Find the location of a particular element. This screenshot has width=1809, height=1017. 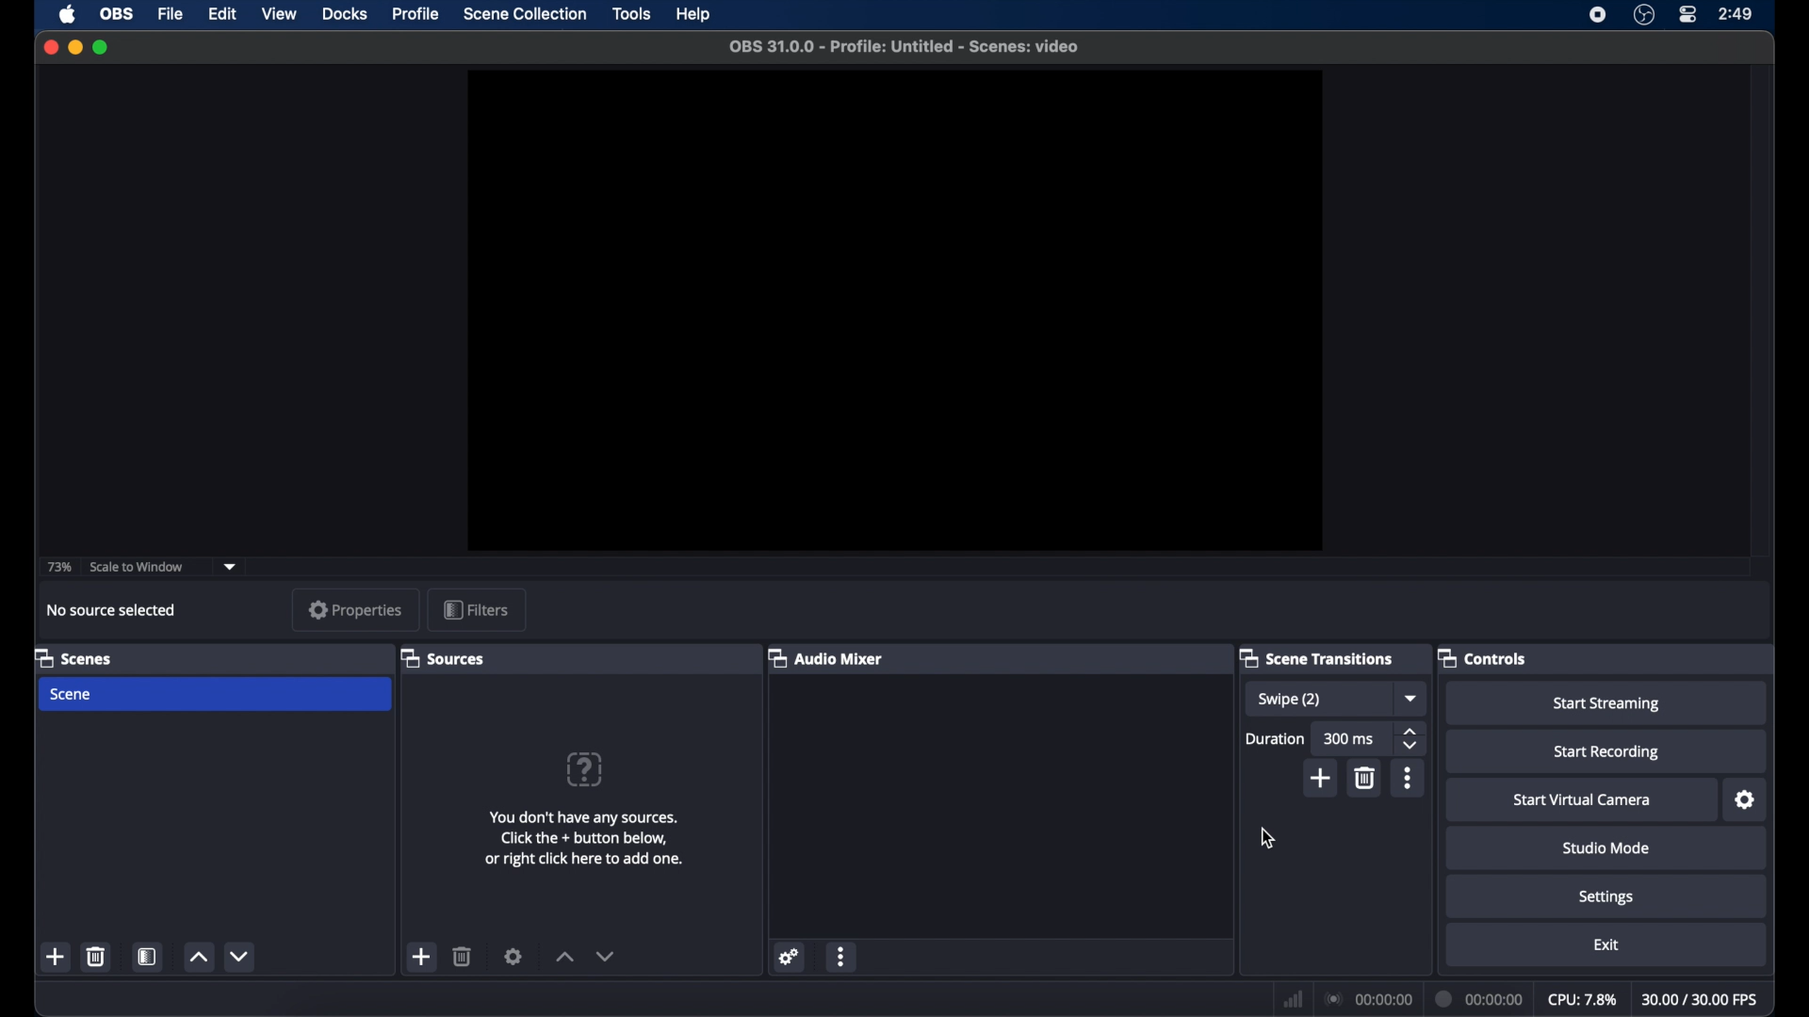

scenes is located at coordinates (73, 659).